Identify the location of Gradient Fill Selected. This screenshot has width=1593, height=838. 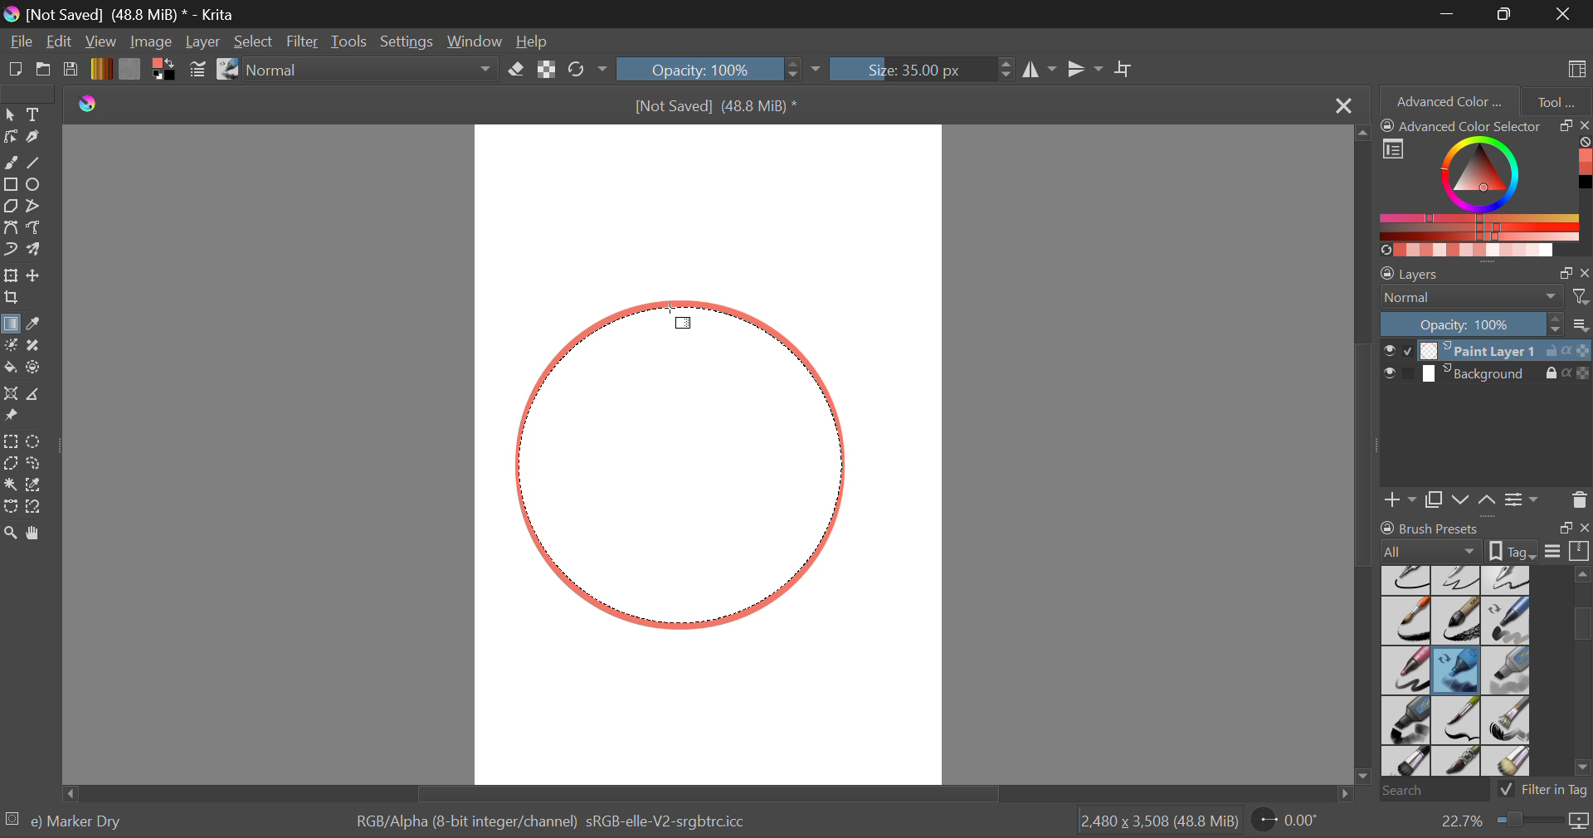
(10, 325).